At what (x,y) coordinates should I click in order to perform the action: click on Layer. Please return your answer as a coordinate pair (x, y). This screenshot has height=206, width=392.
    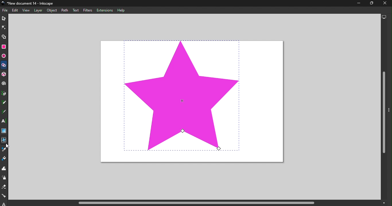
    Looking at the image, I should click on (37, 10).